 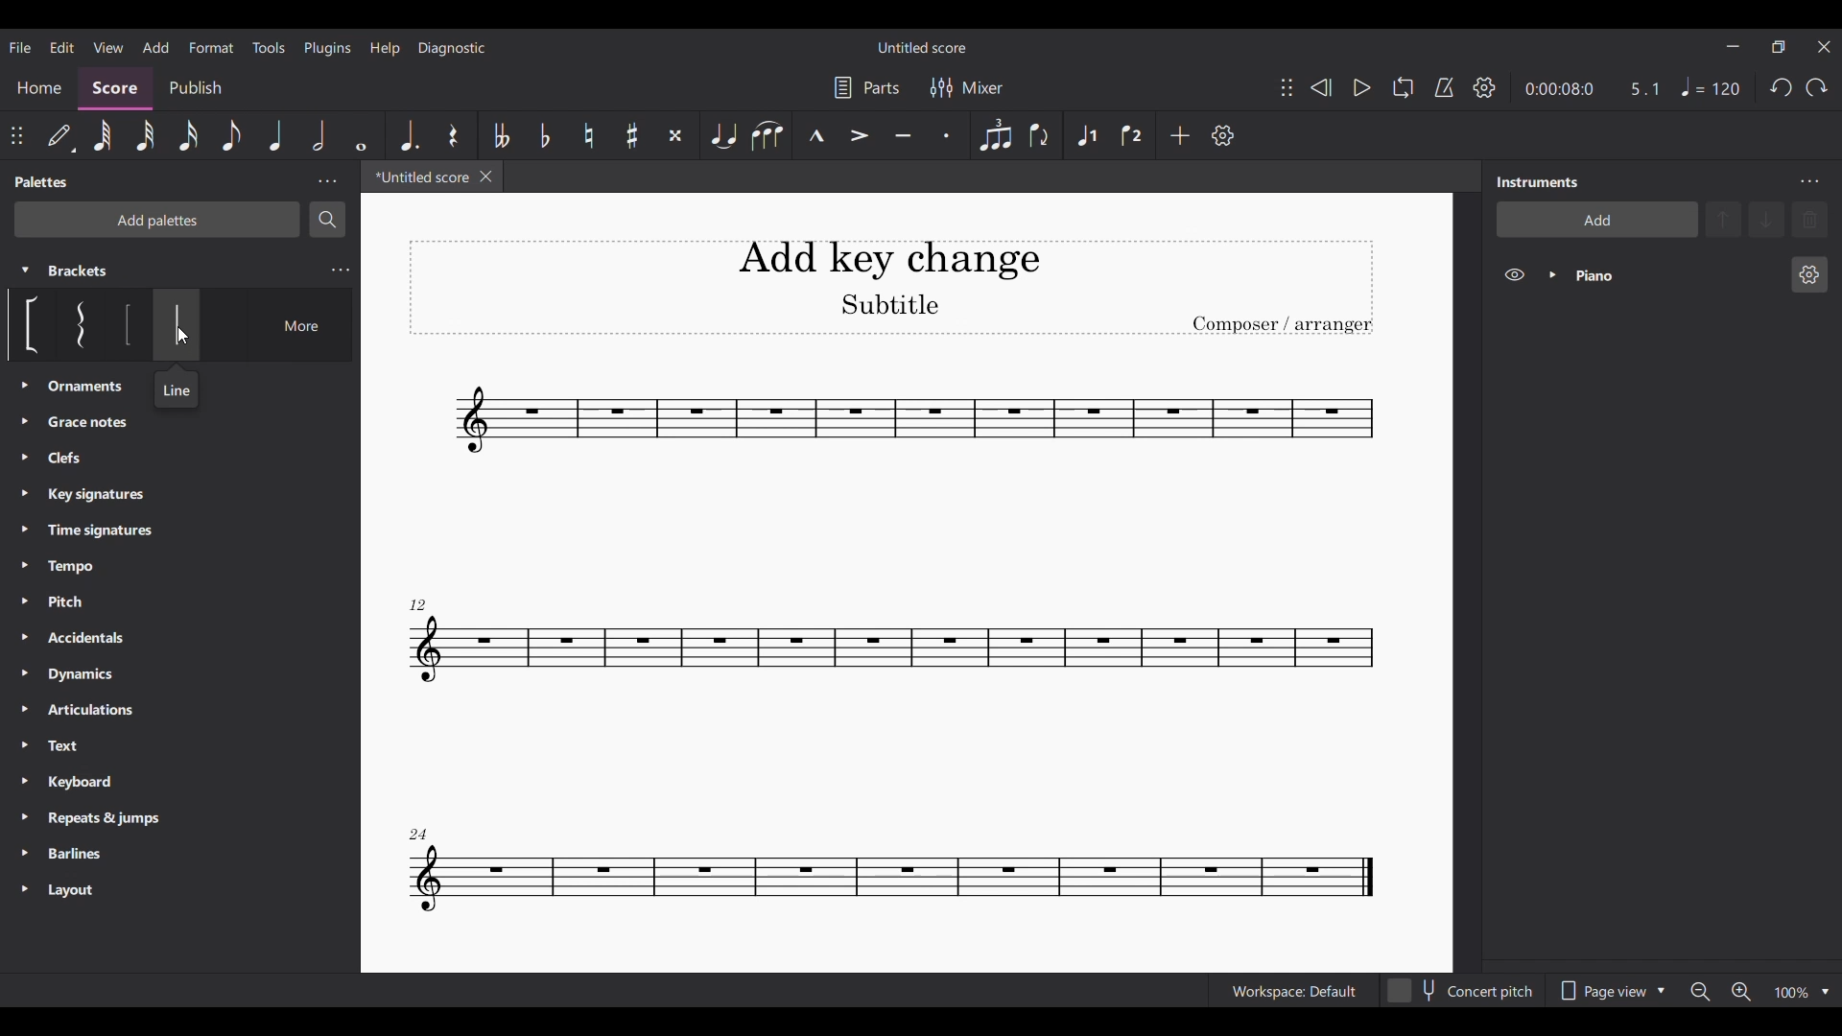 What do you see at coordinates (1320, 86) in the screenshot?
I see `Rewind` at bounding box center [1320, 86].